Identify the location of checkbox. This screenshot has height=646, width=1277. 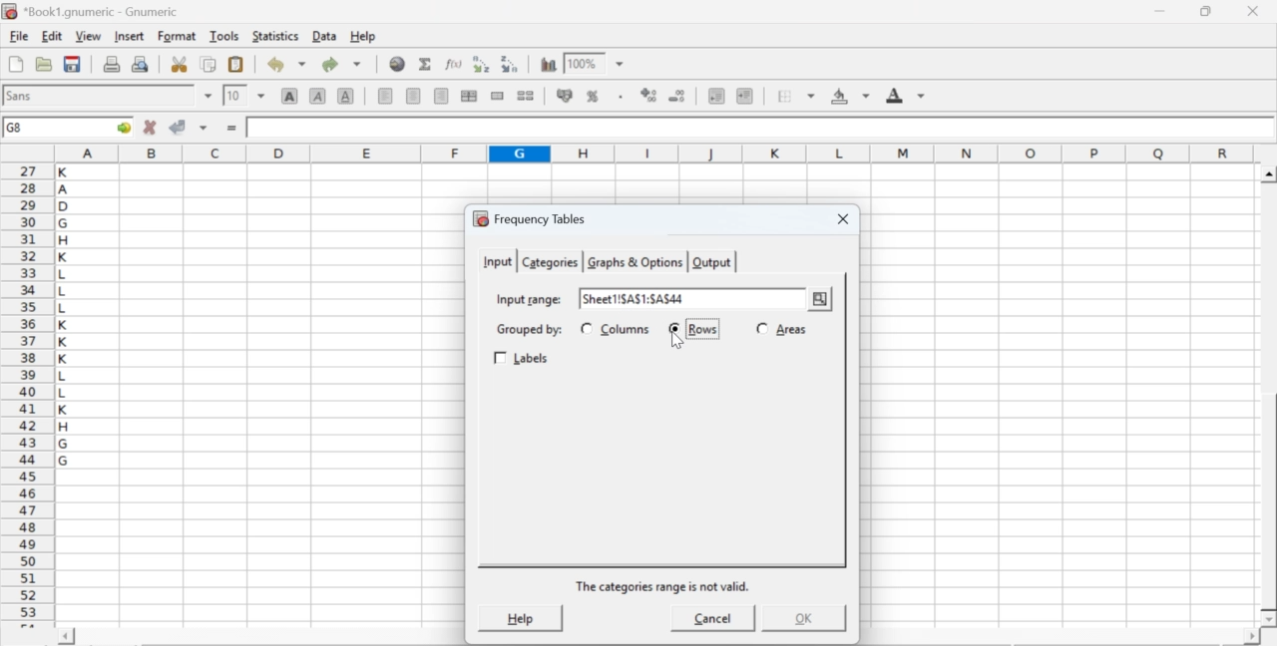
(762, 327).